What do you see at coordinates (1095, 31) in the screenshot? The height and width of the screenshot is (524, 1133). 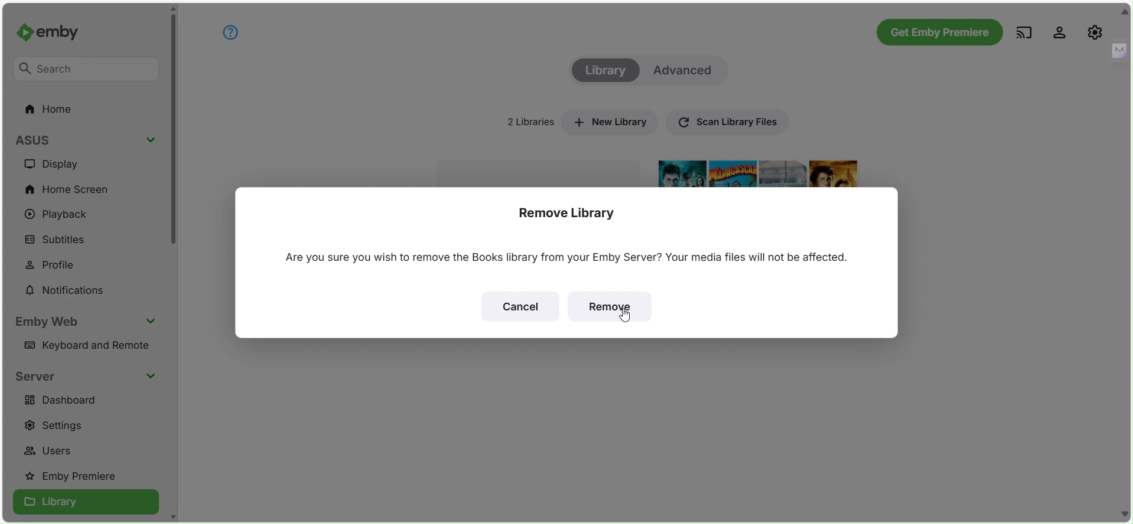 I see `Manage Emby Server` at bounding box center [1095, 31].